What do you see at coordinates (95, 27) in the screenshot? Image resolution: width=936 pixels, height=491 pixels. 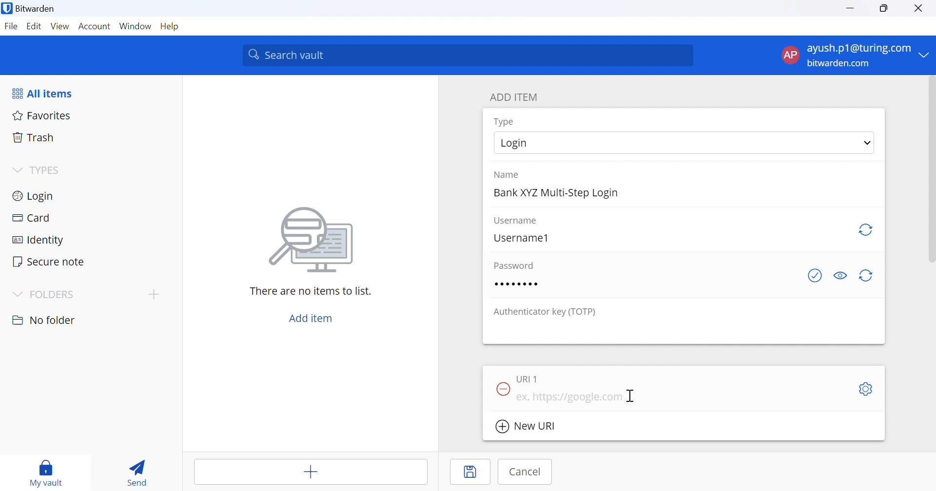 I see `Account` at bounding box center [95, 27].